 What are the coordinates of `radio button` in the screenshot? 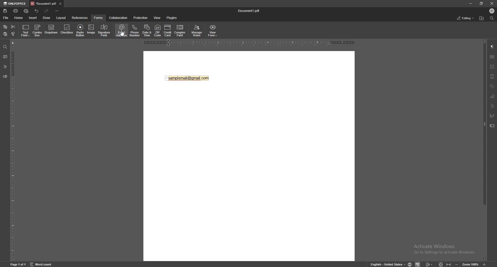 It's located at (81, 30).